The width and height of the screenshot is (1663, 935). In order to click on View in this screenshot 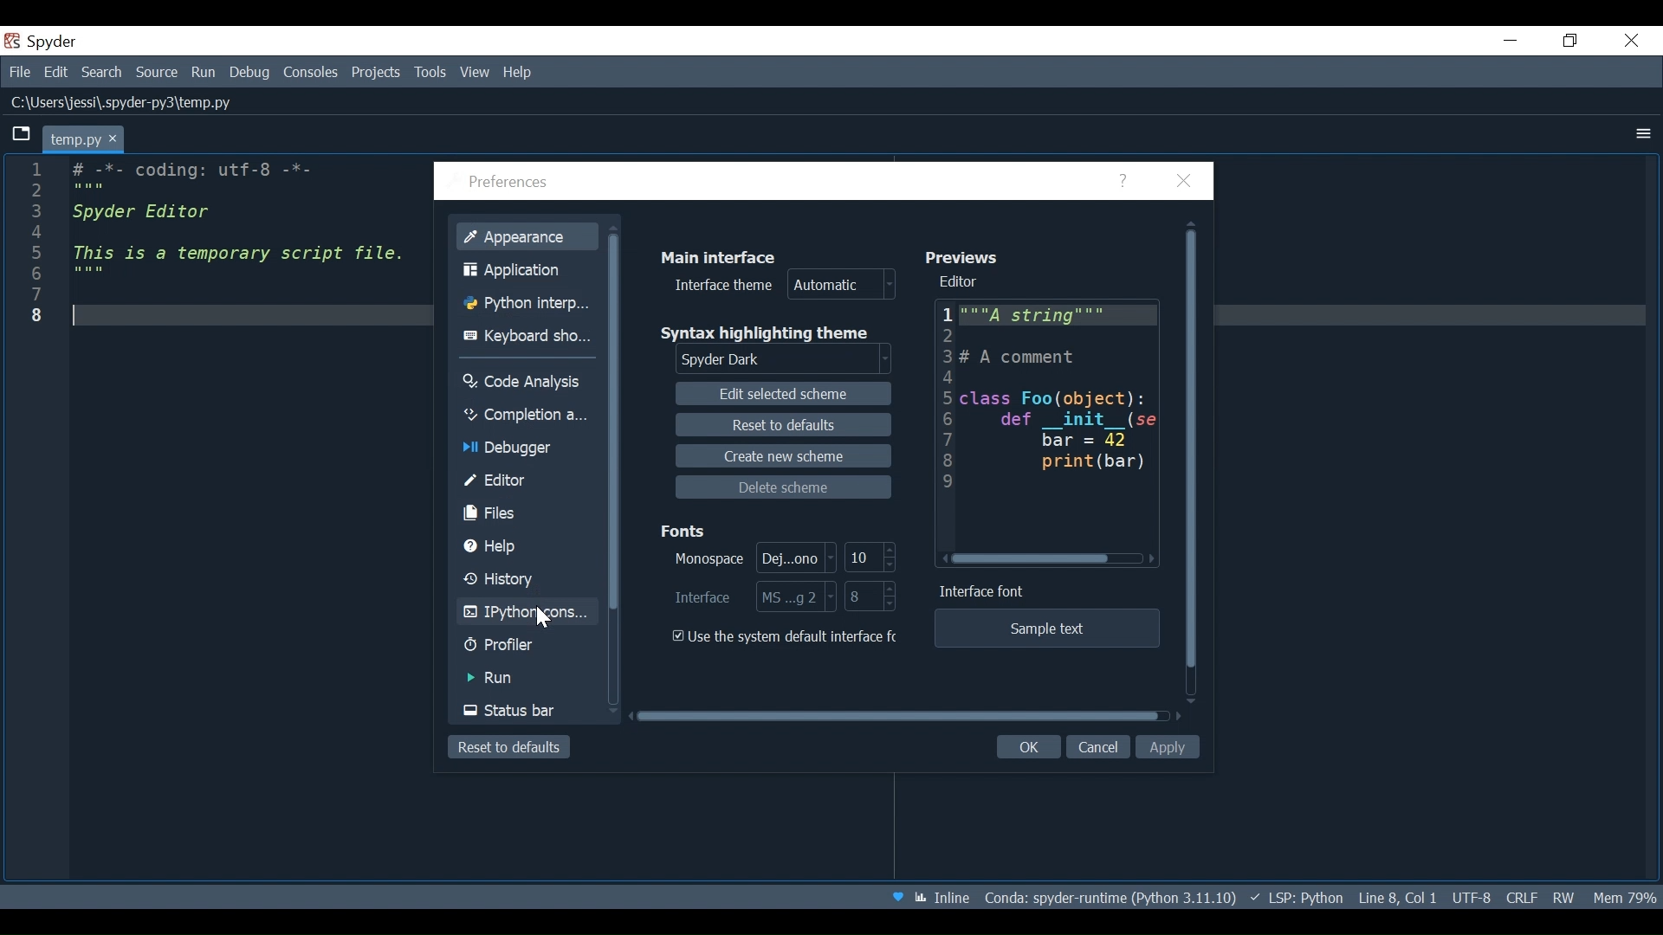, I will do `click(475, 73)`.